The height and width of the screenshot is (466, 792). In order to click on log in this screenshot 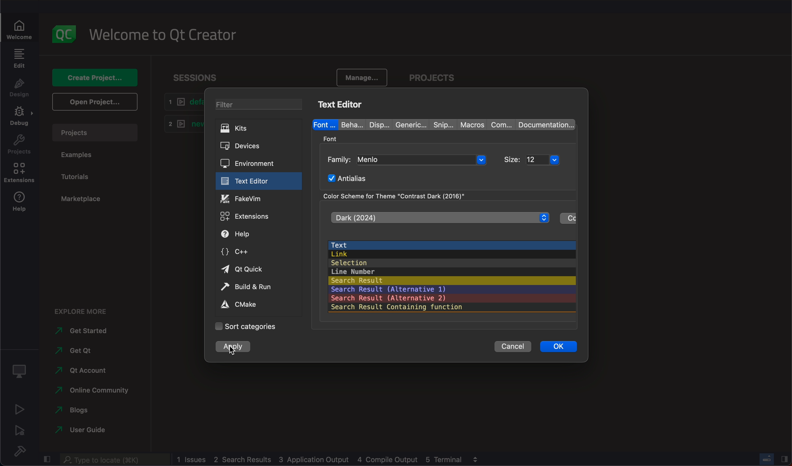, I will do `click(322, 459)`.